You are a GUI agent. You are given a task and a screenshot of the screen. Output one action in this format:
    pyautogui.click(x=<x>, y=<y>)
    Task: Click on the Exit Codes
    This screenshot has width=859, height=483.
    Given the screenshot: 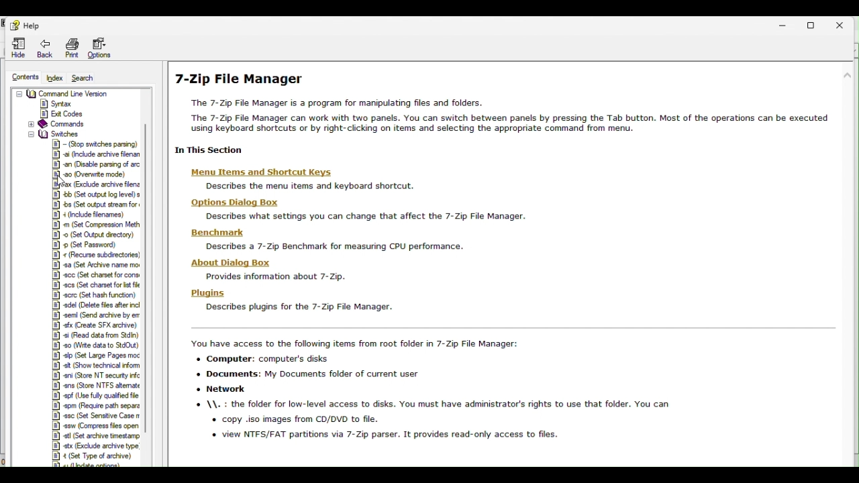 What is the action you would take?
    pyautogui.click(x=66, y=113)
    